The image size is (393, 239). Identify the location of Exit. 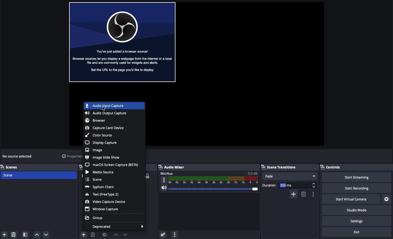
(352, 232).